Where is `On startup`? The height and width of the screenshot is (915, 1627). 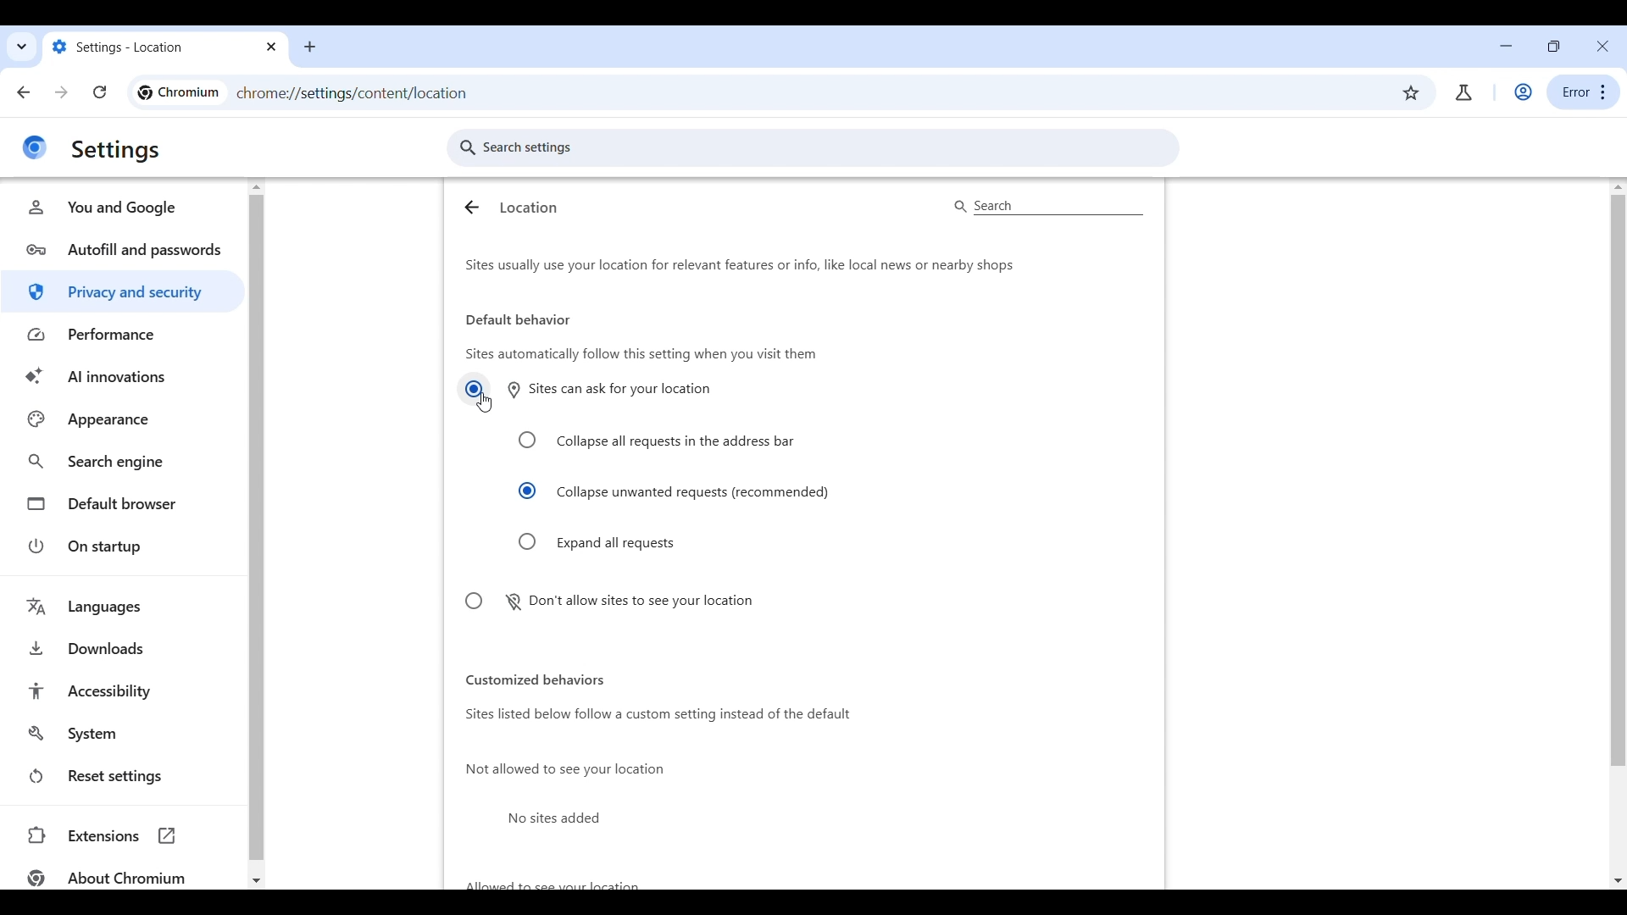 On startup is located at coordinates (120, 546).